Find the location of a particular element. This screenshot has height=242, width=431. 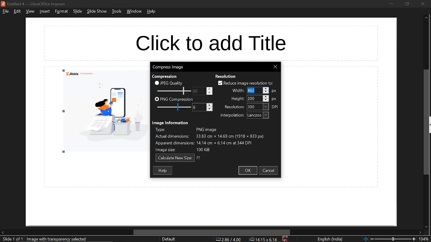

PNG compression is located at coordinates (174, 99).